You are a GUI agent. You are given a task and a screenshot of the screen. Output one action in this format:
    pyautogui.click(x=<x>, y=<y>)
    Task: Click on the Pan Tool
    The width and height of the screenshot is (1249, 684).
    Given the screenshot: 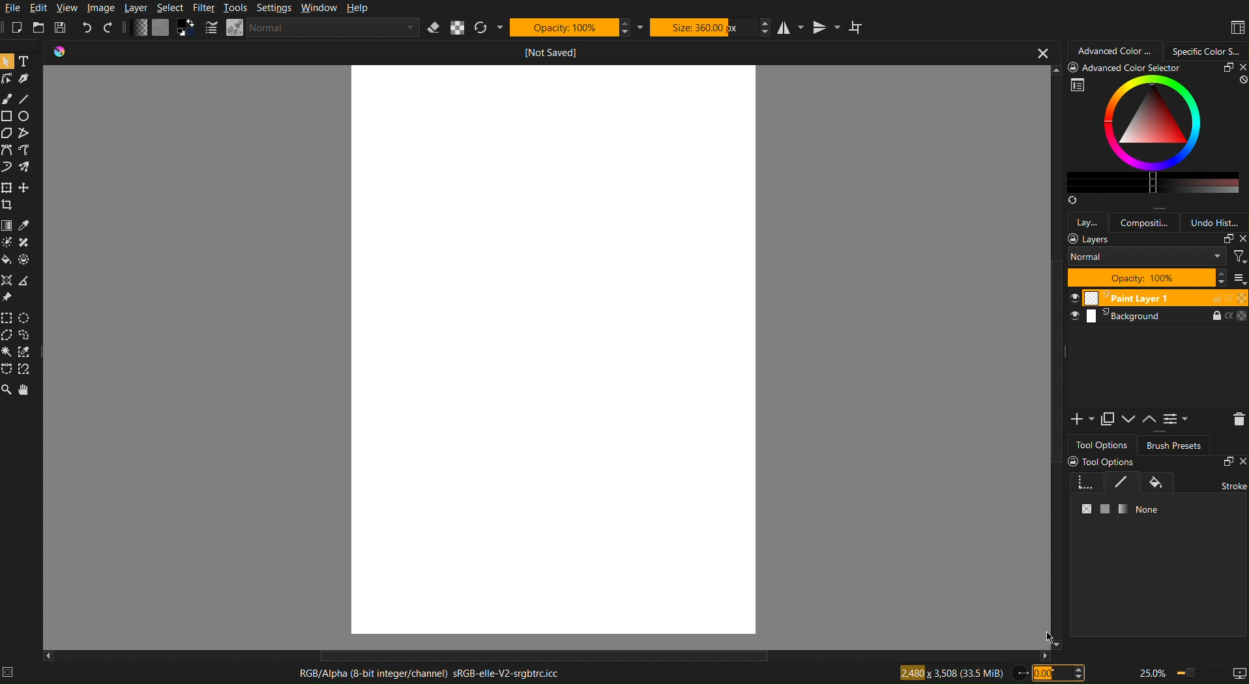 What is the action you would take?
    pyautogui.click(x=24, y=390)
    